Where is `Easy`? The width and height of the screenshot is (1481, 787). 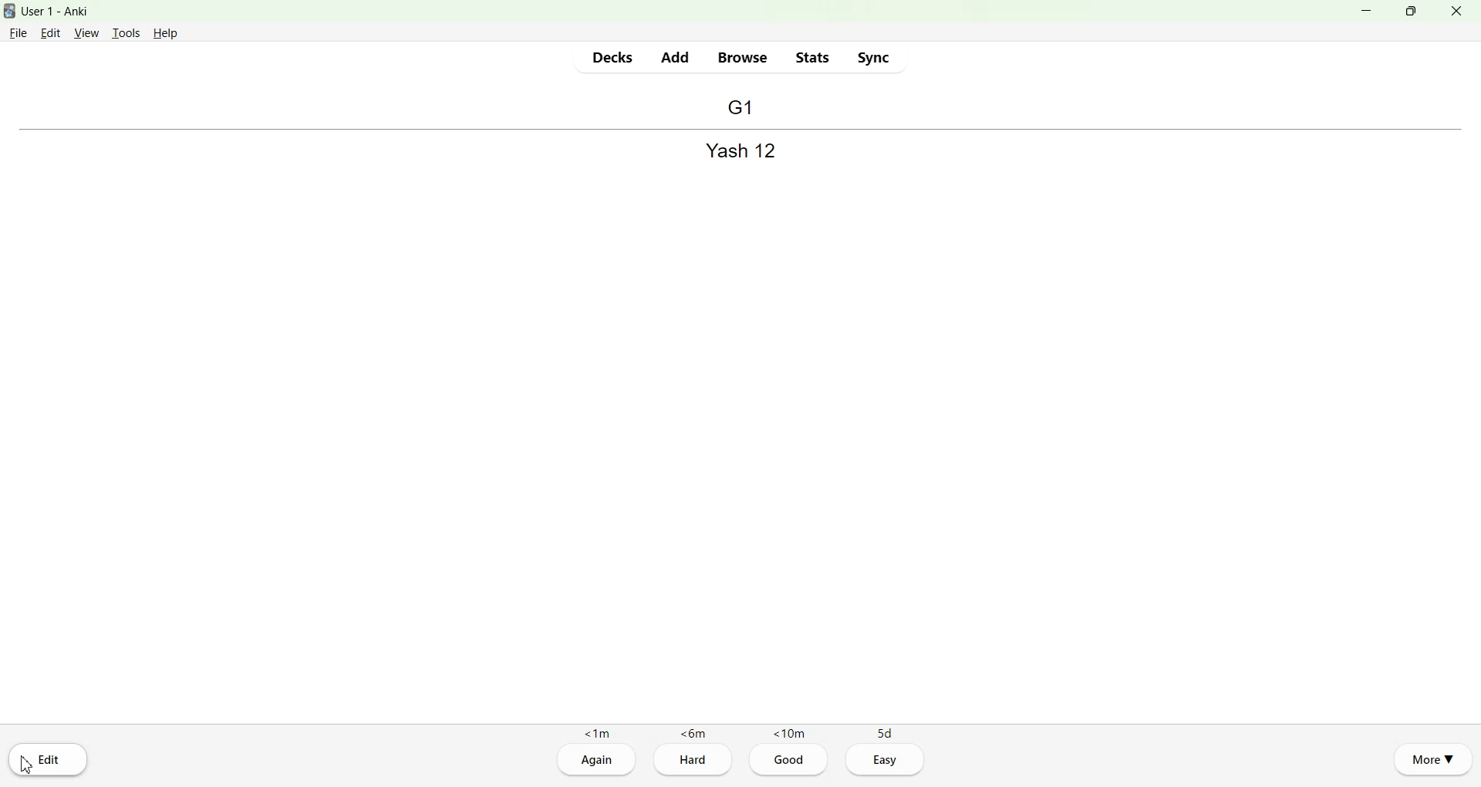 Easy is located at coordinates (886, 760).